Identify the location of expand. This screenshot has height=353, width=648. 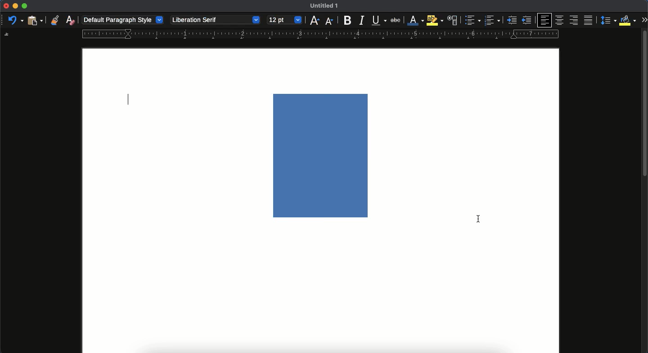
(642, 20).